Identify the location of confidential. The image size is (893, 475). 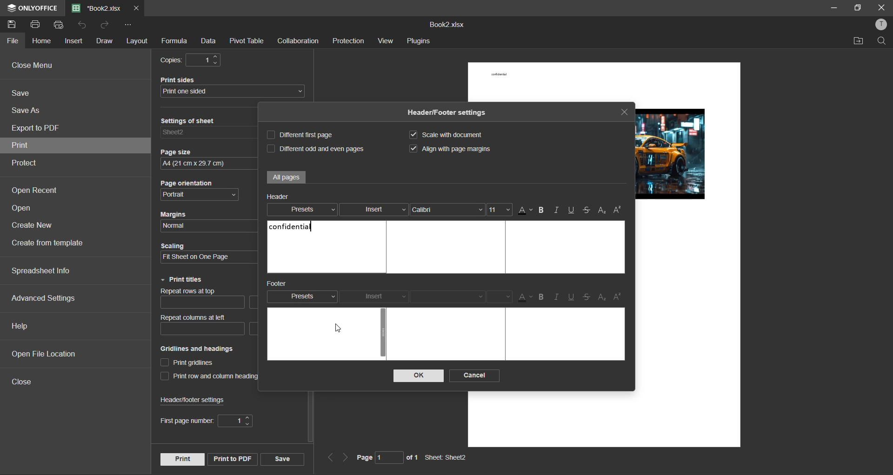
(289, 228).